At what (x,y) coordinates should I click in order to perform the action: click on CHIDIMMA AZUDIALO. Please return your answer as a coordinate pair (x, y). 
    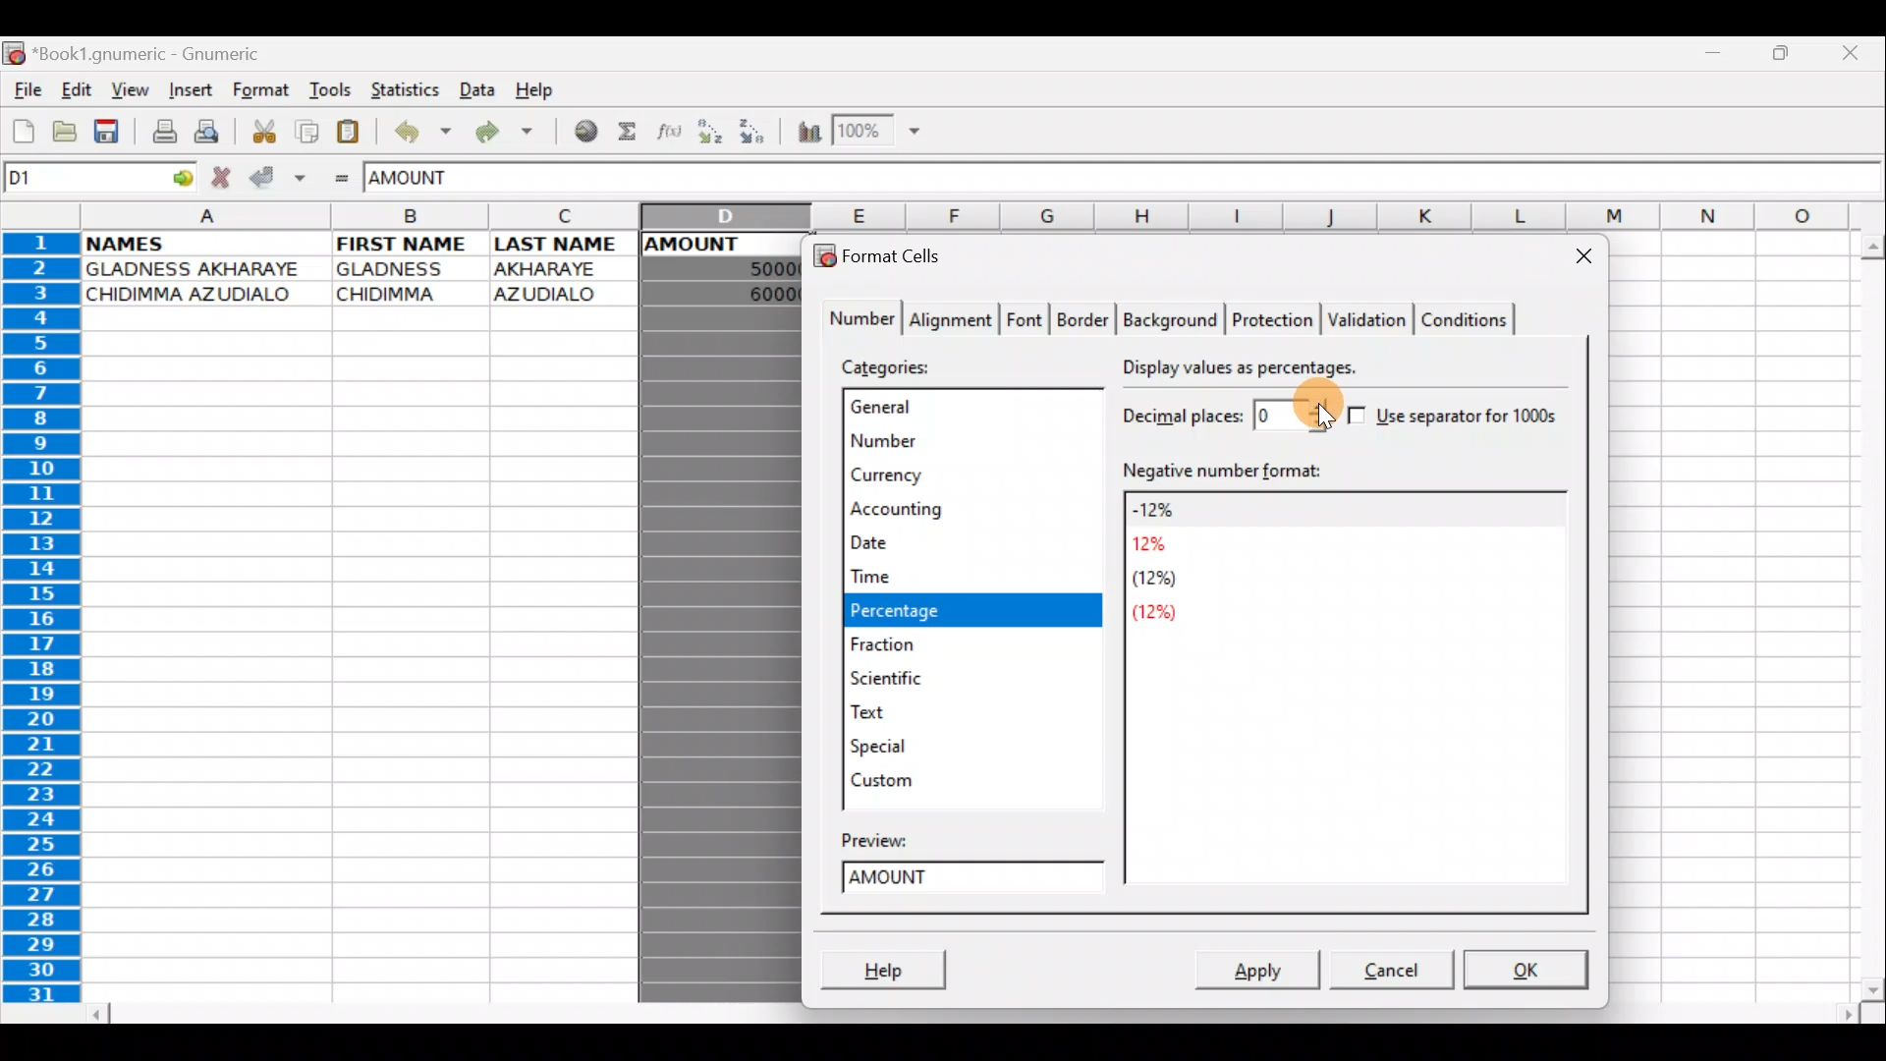
    Looking at the image, I should click on (202, 296).